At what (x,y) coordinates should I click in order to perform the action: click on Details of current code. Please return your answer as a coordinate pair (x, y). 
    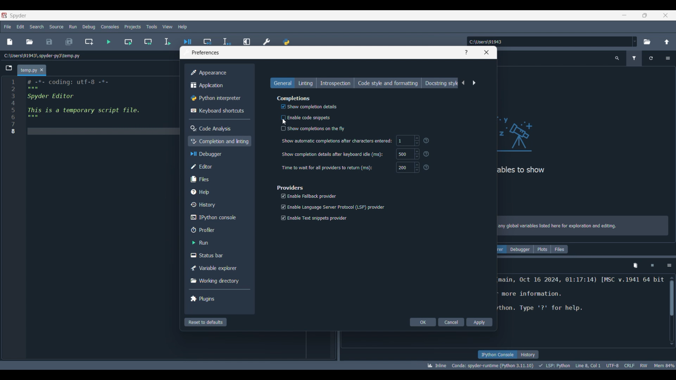
    Looking at the image, I should click on (550, 365).